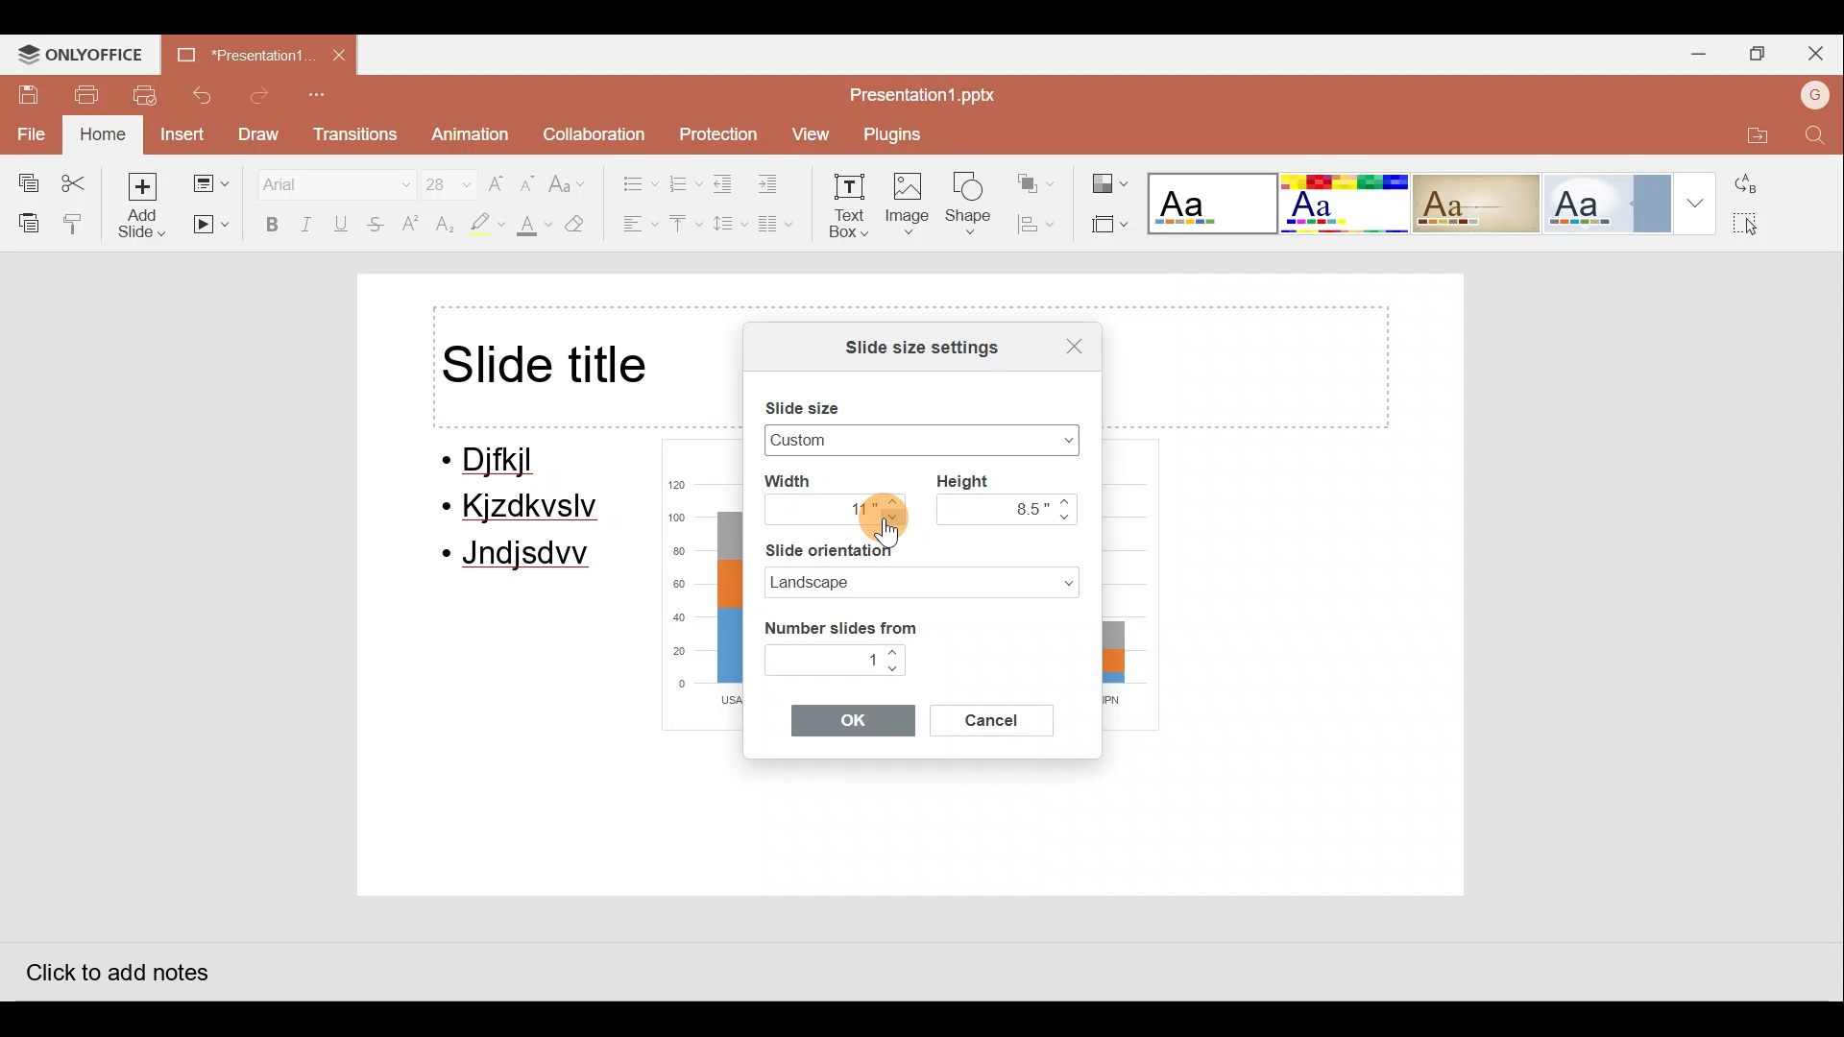  Describe the element at coordinates (1698, 203) in the screenshot. I see `More theme` at that location.